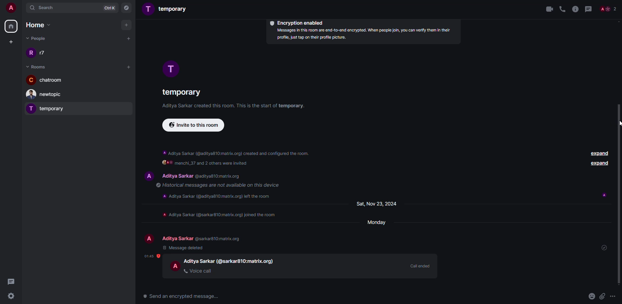  What do you see at coordinates (619, 195) in the screenshot?
I see `scroll bar` at bounding box center [619, 195].